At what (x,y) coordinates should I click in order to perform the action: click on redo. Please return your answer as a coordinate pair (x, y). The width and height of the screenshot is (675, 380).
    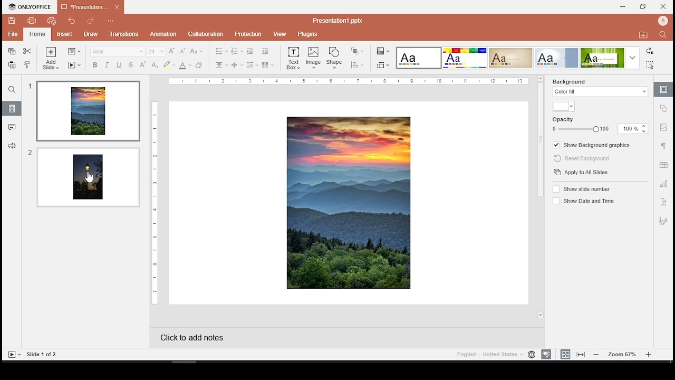
    Looking at the image, I should click on (90, 20).